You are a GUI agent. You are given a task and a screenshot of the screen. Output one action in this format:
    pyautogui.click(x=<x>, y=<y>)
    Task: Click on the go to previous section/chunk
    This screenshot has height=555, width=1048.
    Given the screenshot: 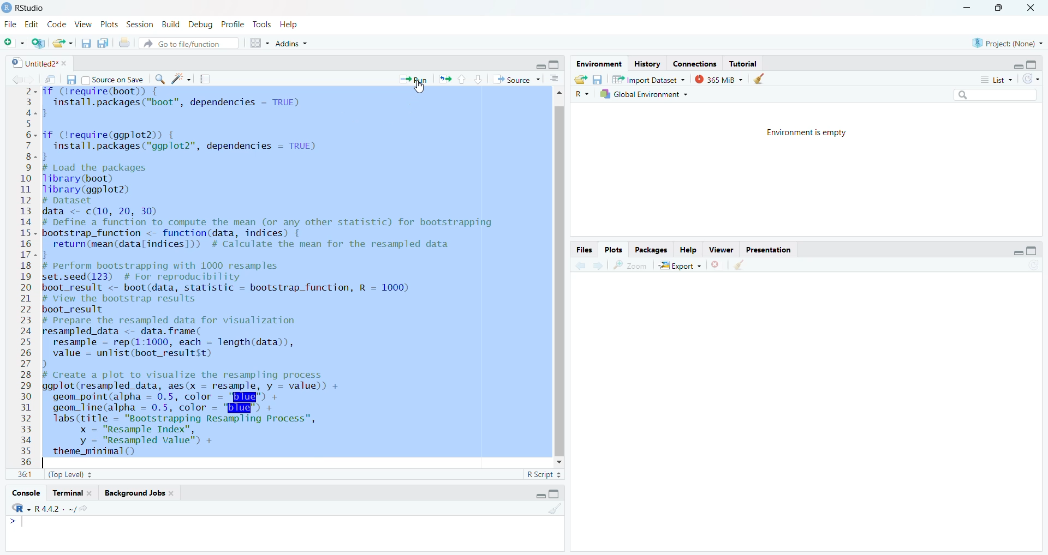 What is the action you would take?
    pyautogui.click(x=461, y=80)
    